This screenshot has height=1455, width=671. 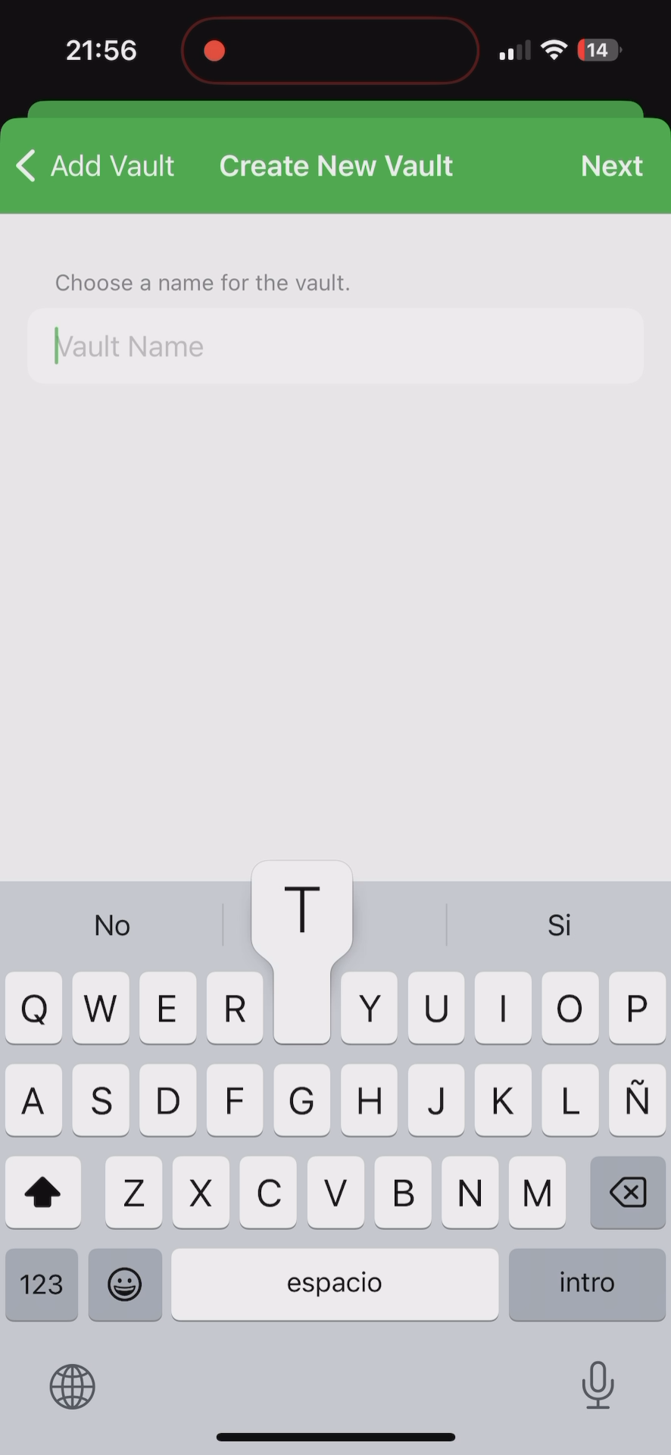 What do you see at coordinates (601, 1384) in the screenshot?
I see `voice input` at bounding box center [601, 1384].